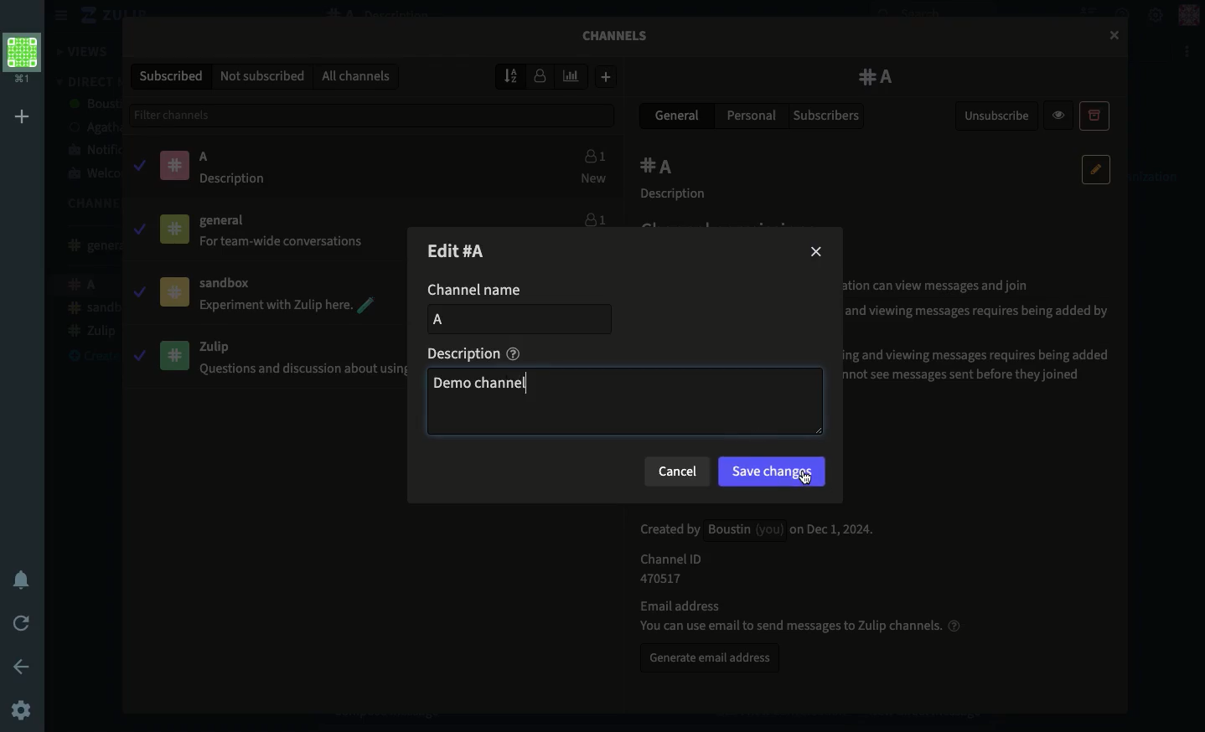 The image size is (1205, 732). Describe the element at coordinates (22, 625) in the screenshot. I see `Refresh` at that location.